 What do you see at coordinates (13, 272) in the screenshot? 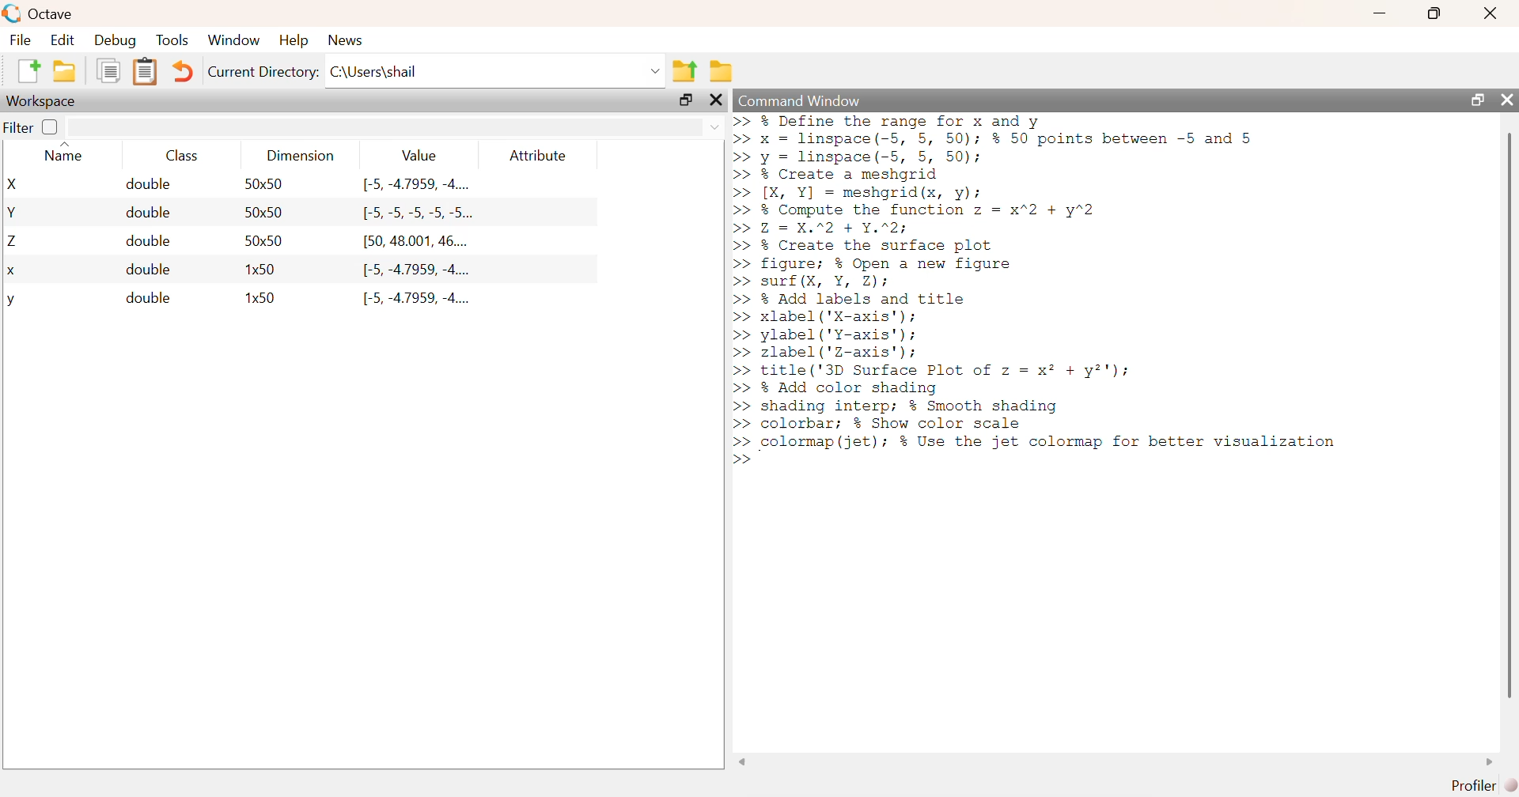
I see `x` at bounding box center [13, 272].